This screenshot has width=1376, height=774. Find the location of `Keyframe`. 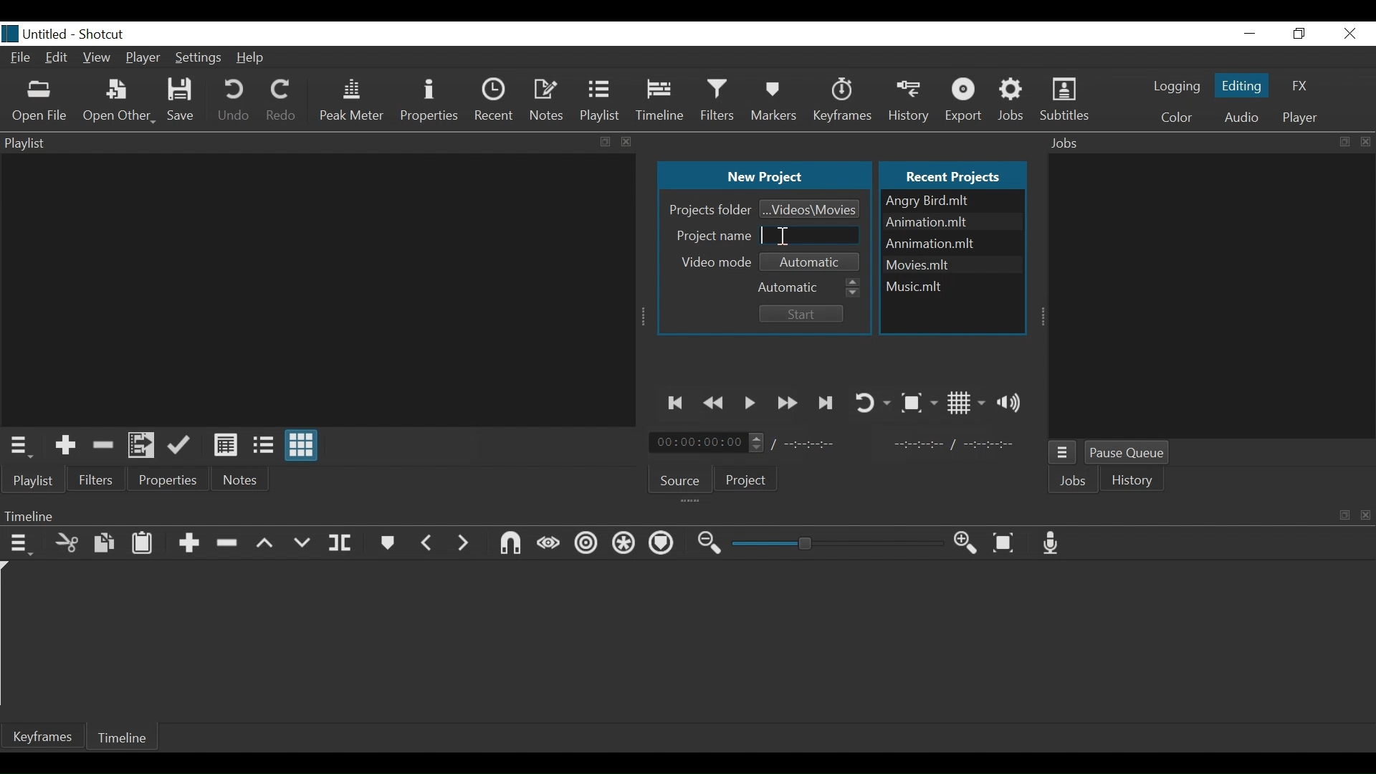

Keyframe is located at coordinates (844, 100).